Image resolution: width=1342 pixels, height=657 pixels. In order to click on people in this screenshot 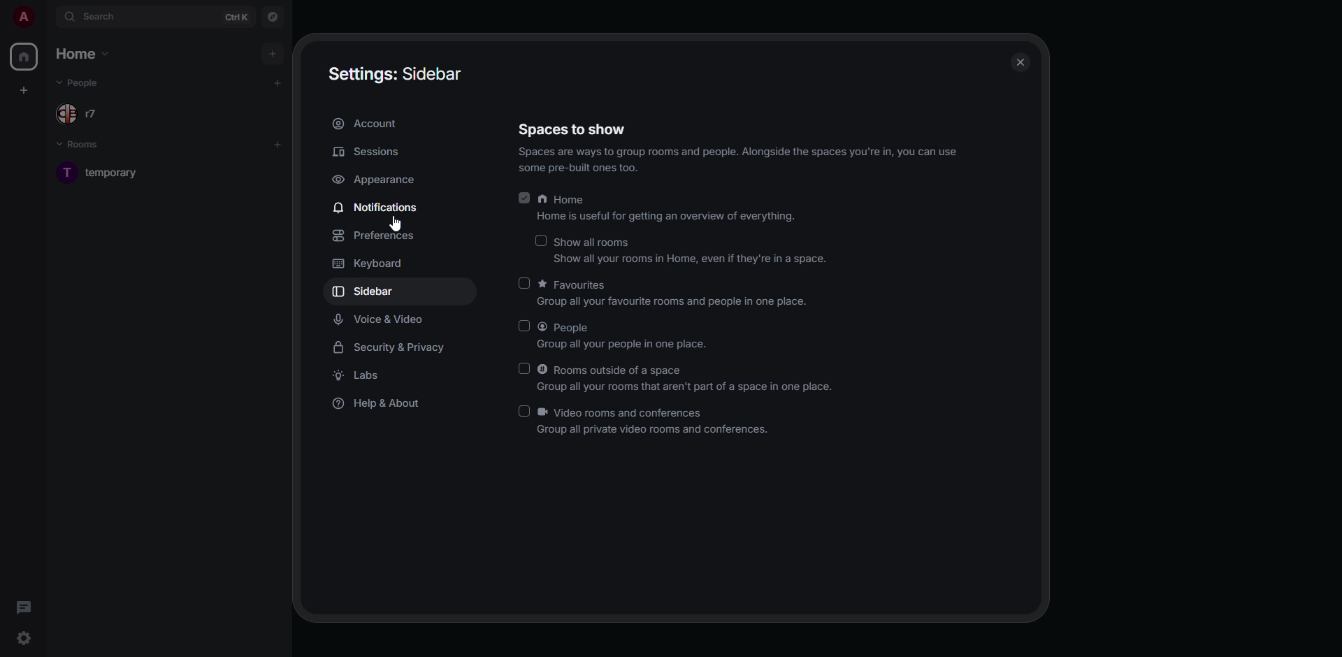, I will do `click(81, 112)`.